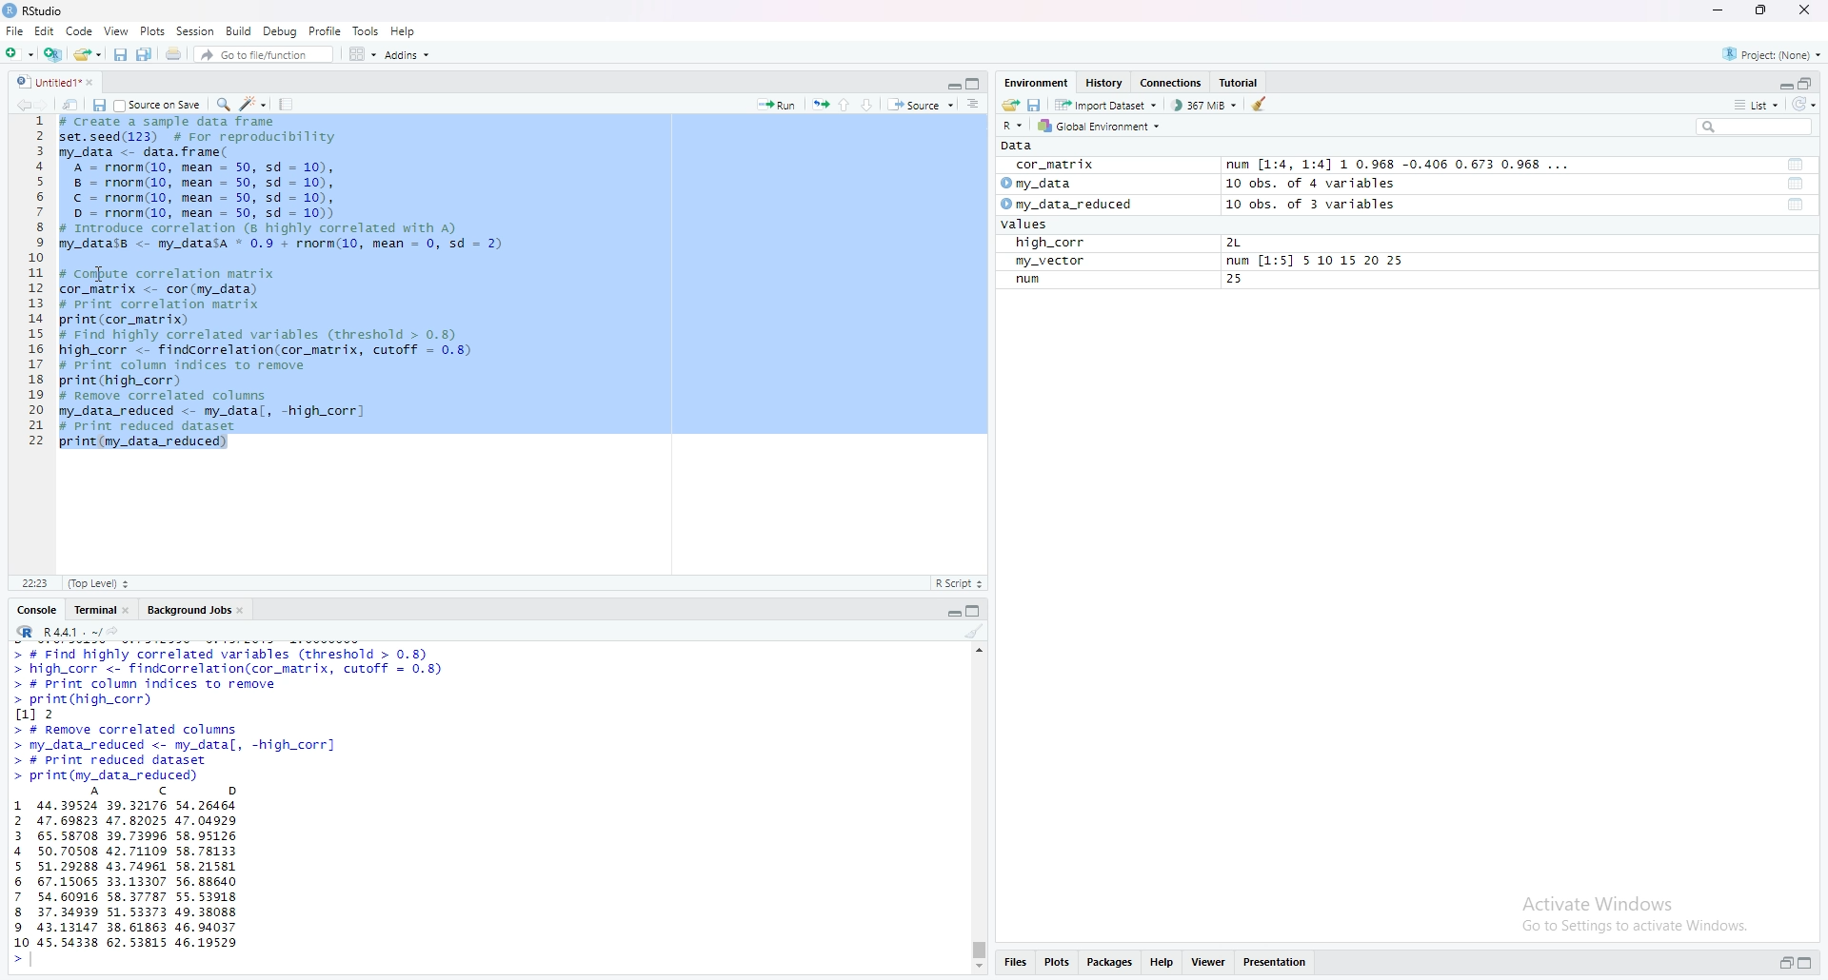 This screenshot has height=980, width=1828. What do you see at coordinates (1013, 126) in the screenshot?
I see `R` at bounding box center [1013, 126].